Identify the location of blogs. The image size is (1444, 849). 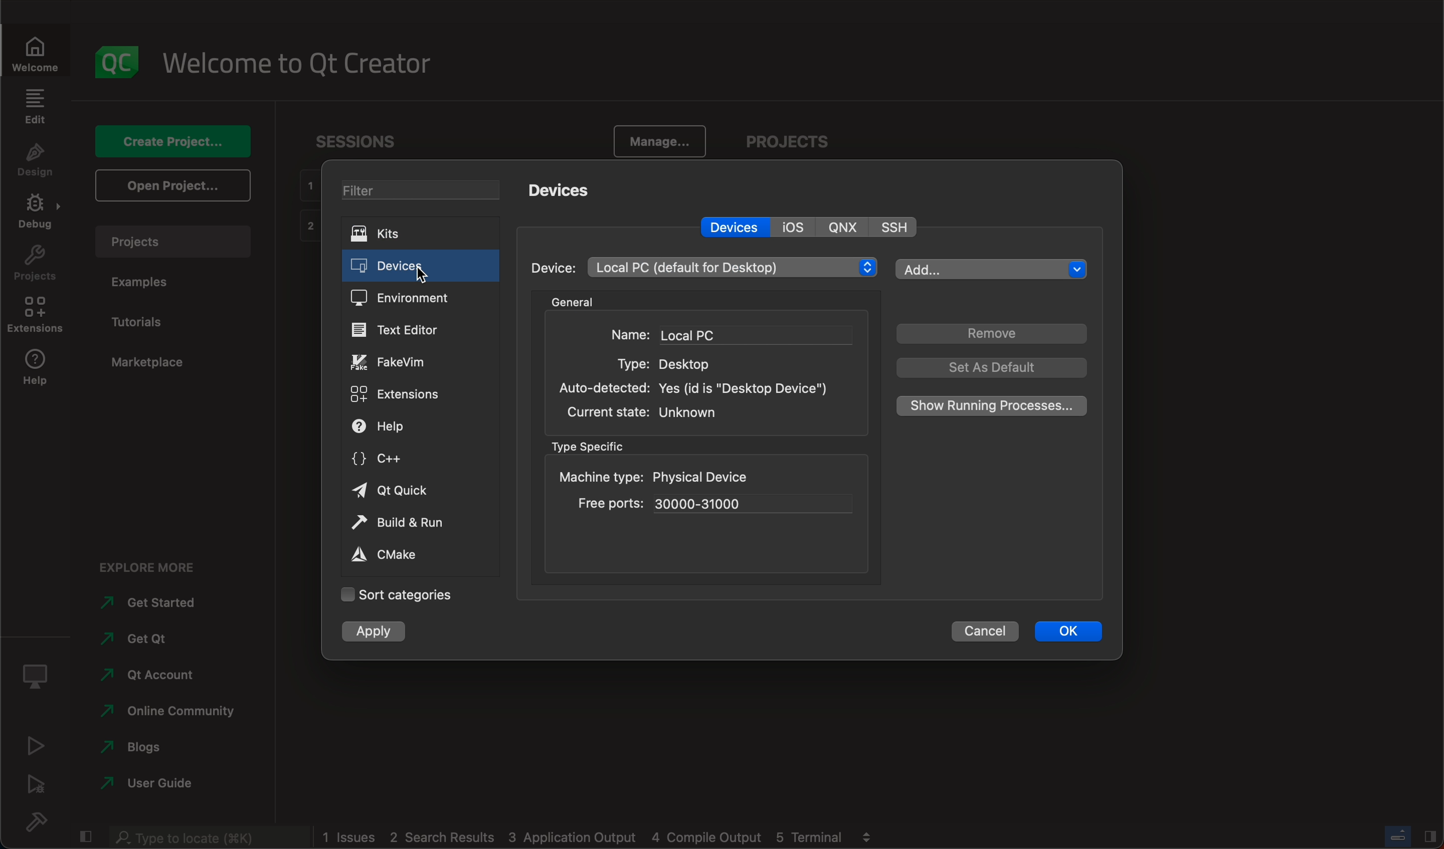
(164, 745).